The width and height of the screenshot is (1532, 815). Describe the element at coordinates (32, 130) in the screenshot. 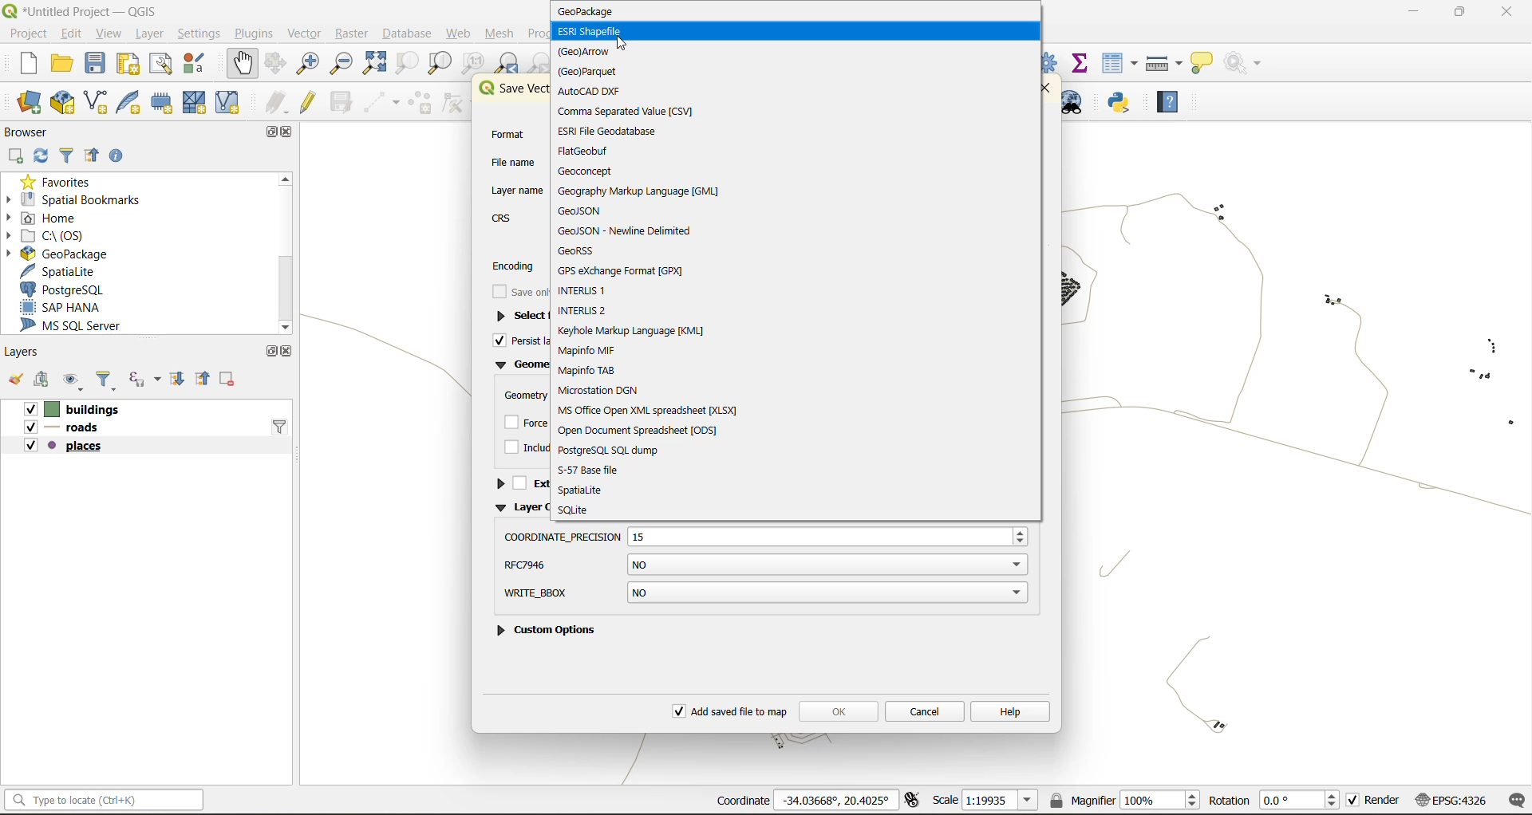

I see `browser` at that location.